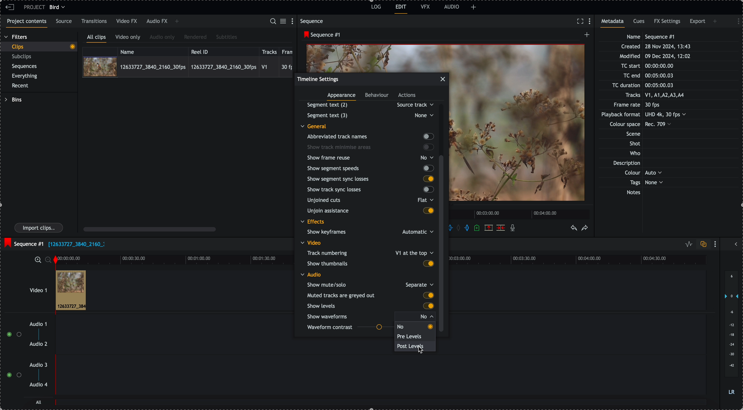  I want to click on show frame reuse, so click(371, 158).